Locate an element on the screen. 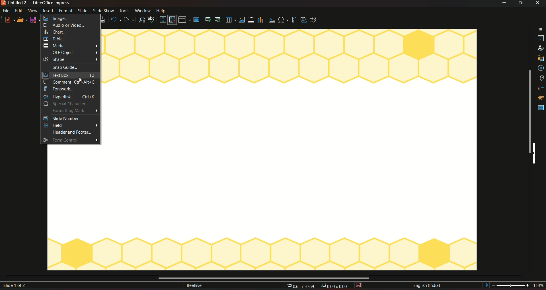 Image resolution: width=546 pixels, height=290 pixels.  Untitled 2 — LibreOffice Impress is located at coordinates (36, 3).